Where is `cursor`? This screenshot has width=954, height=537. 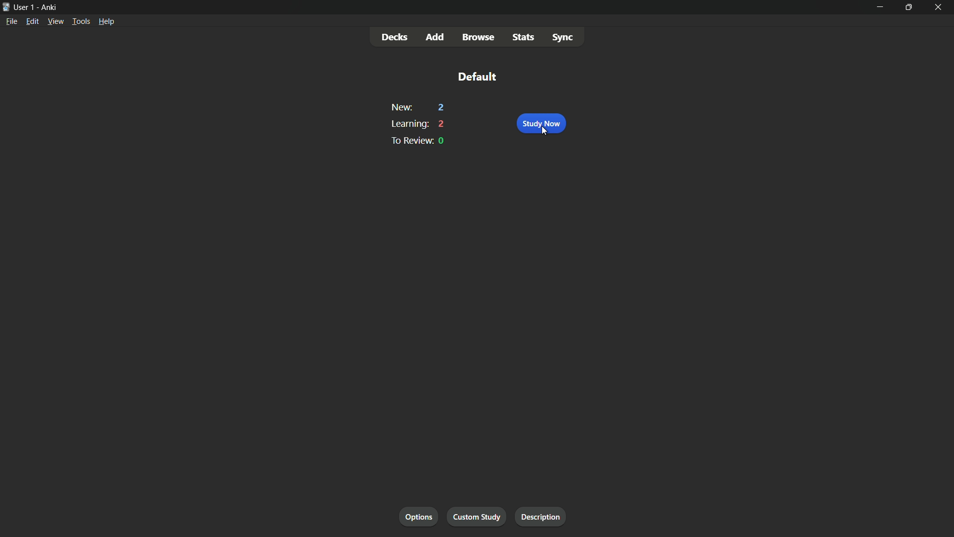 cursor is located at coordinates (548, 132).